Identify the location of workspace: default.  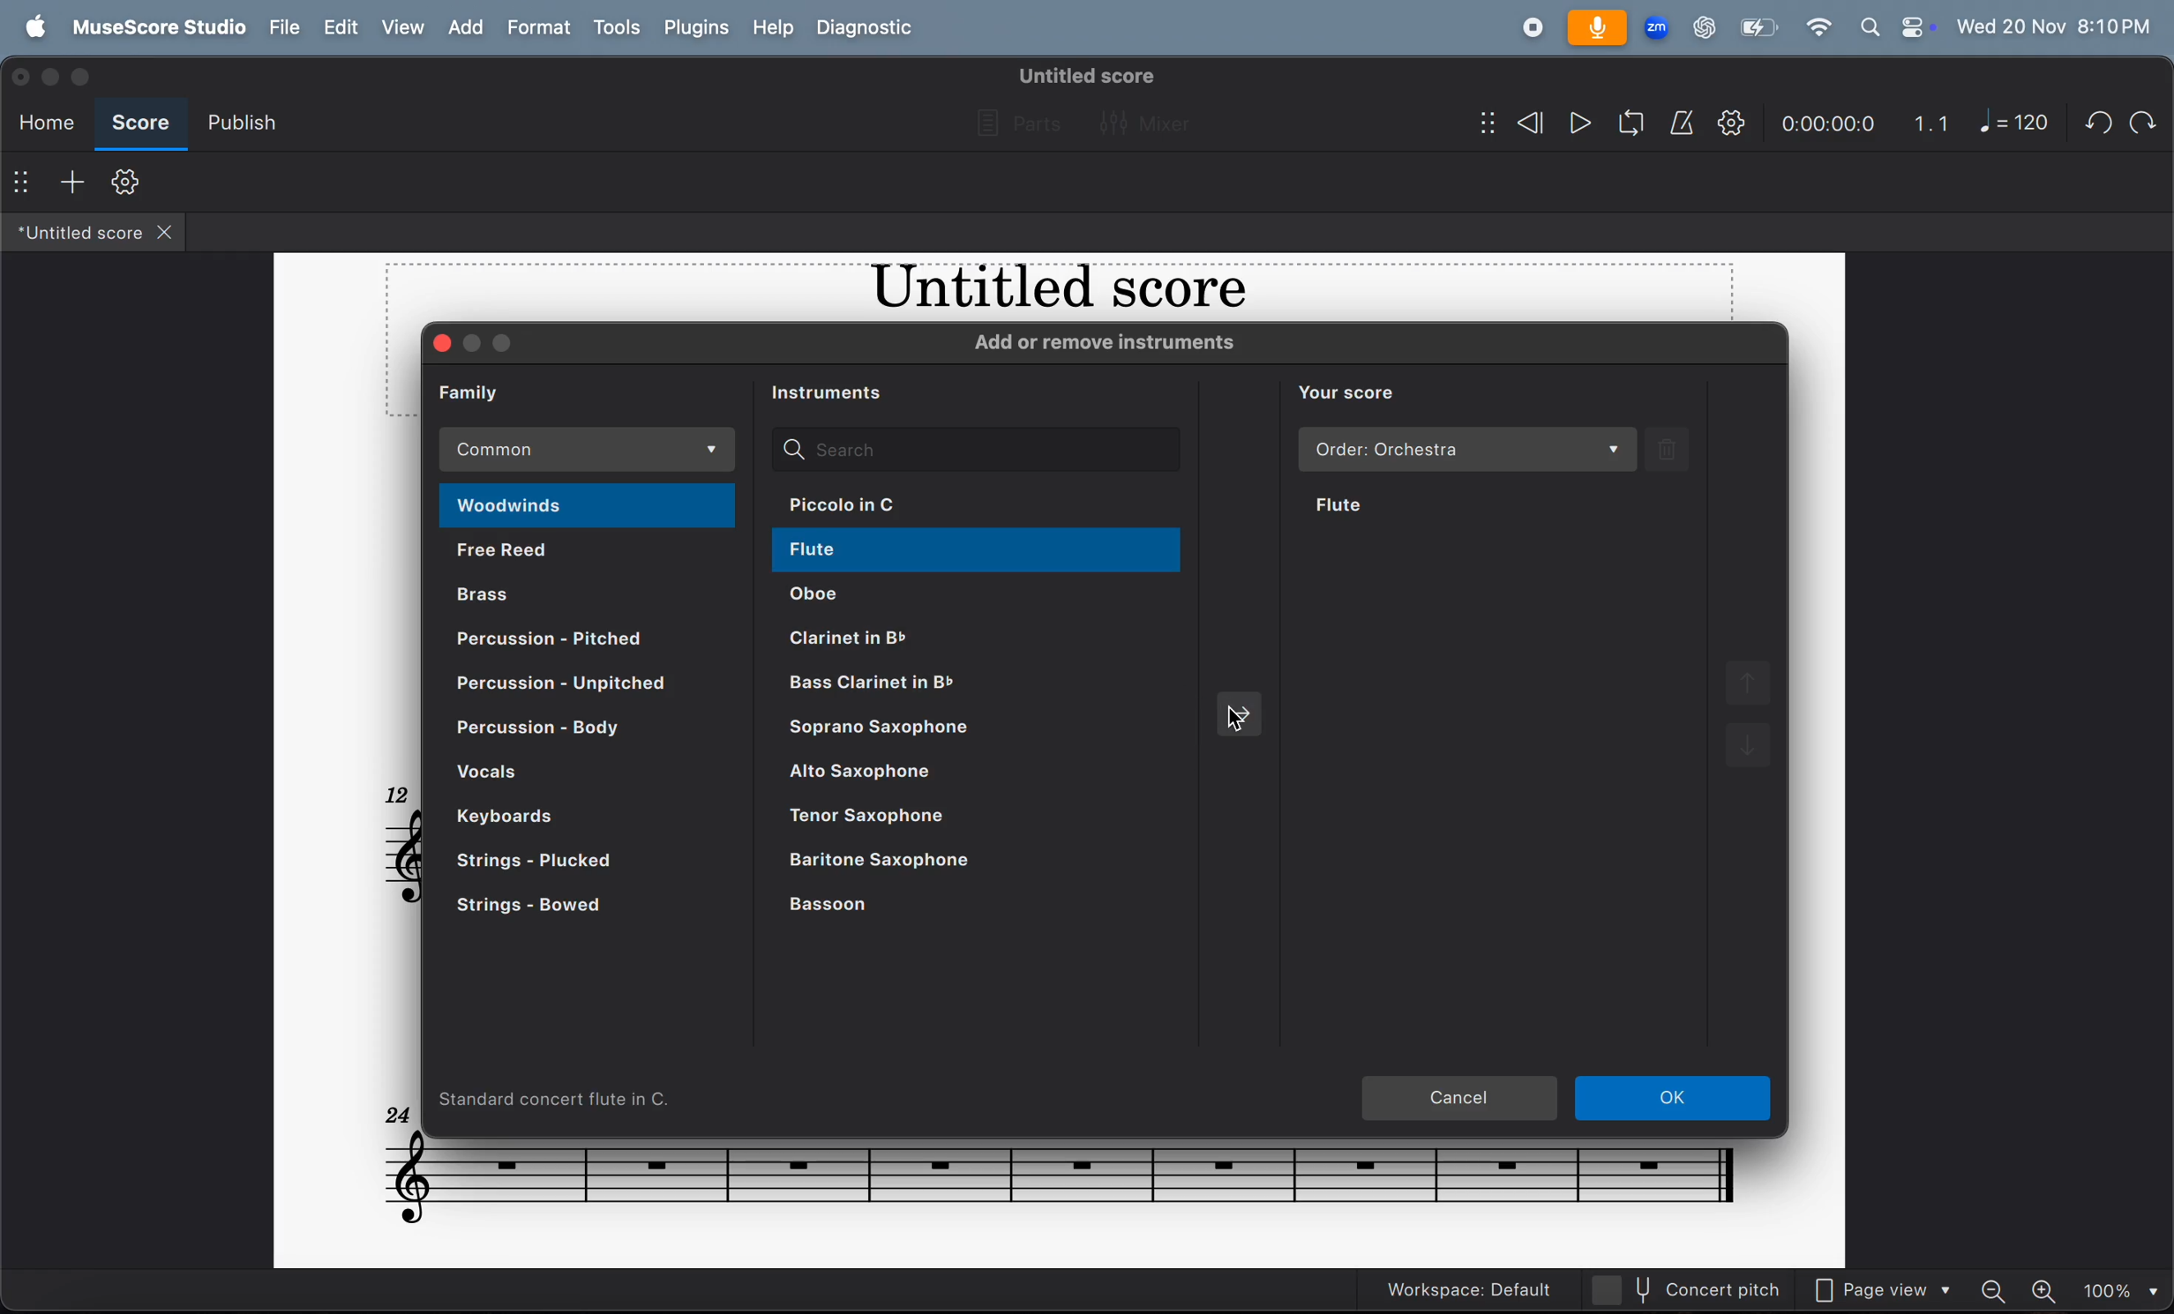
(1463, 1287).